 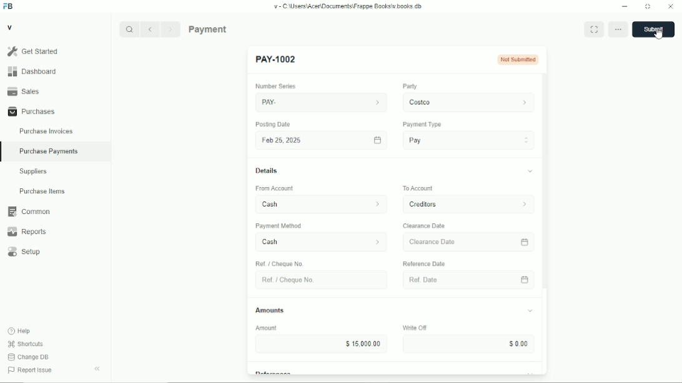 What do you see at coordinates (460, 242) in the screenshot?
I see `Clearance Date` at bounding box center [460, 242].